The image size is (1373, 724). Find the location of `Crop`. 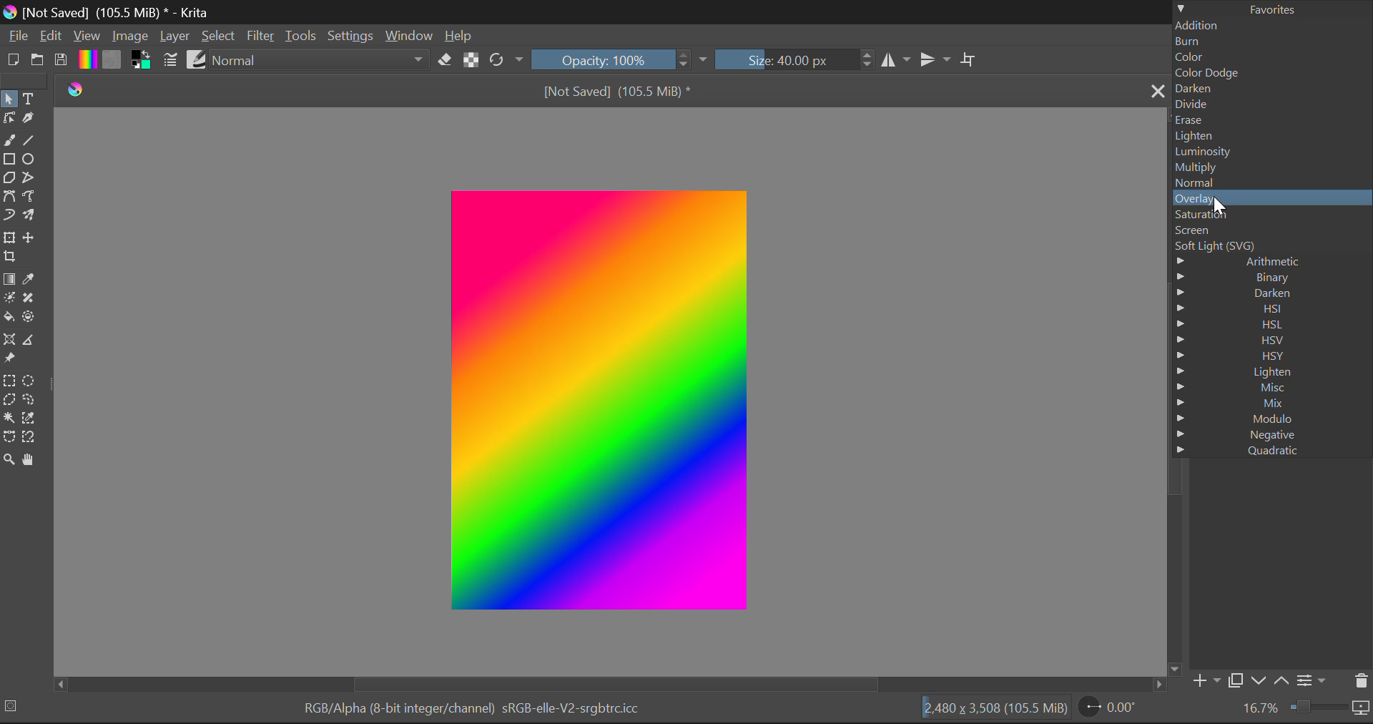

Crop is located at coordinates (970, 59).